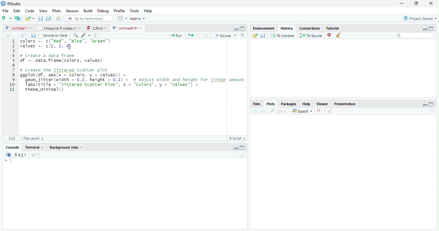  I want to click on Maximize, so click(242, 147).